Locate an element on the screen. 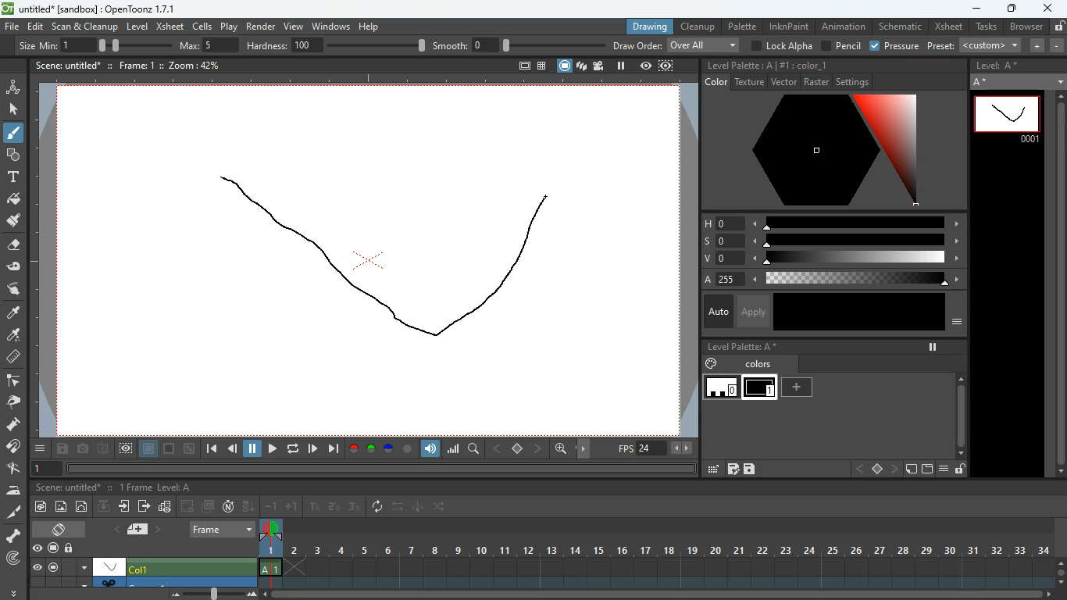 The image size is (1067, 600). frame0 is located at coordinates (722, 387).